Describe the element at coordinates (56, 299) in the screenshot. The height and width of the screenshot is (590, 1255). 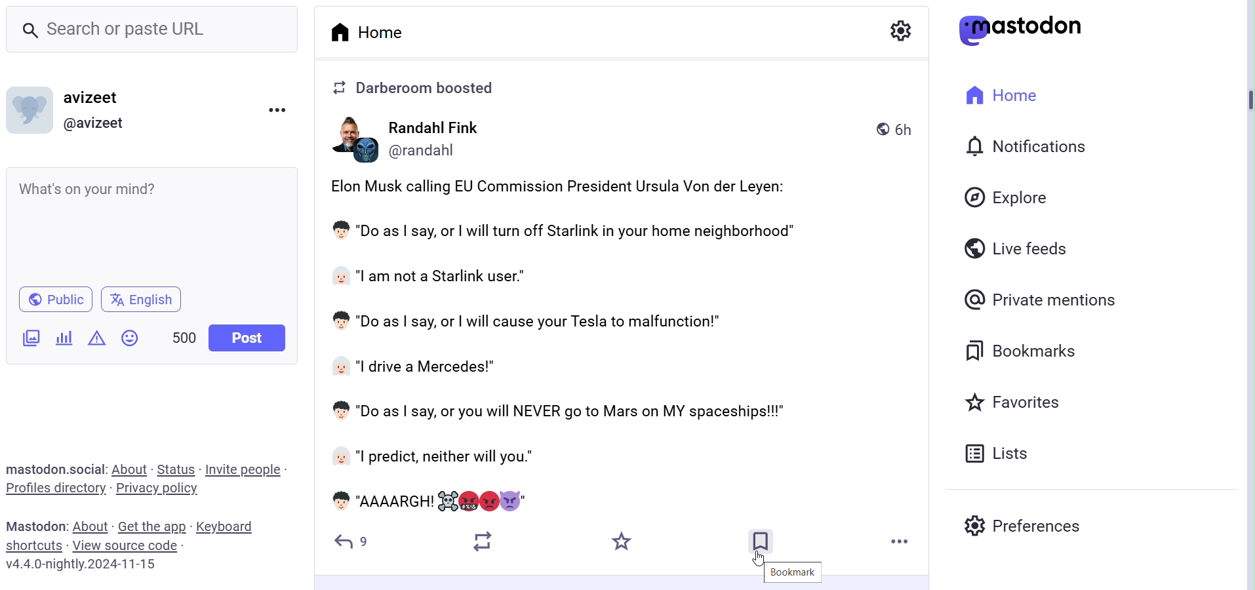
I see `Public` at that location.